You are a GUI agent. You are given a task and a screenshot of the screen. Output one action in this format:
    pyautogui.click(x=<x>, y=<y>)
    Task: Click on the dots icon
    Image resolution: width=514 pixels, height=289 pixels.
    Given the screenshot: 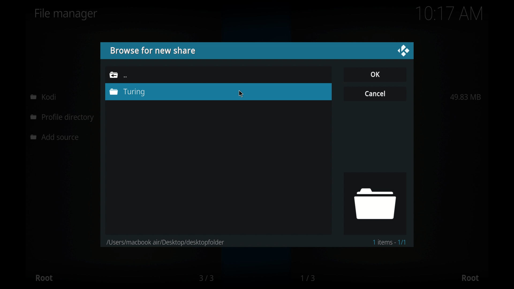 What is the action you would take?
    pyautogui.click(x=125, y=77)
    